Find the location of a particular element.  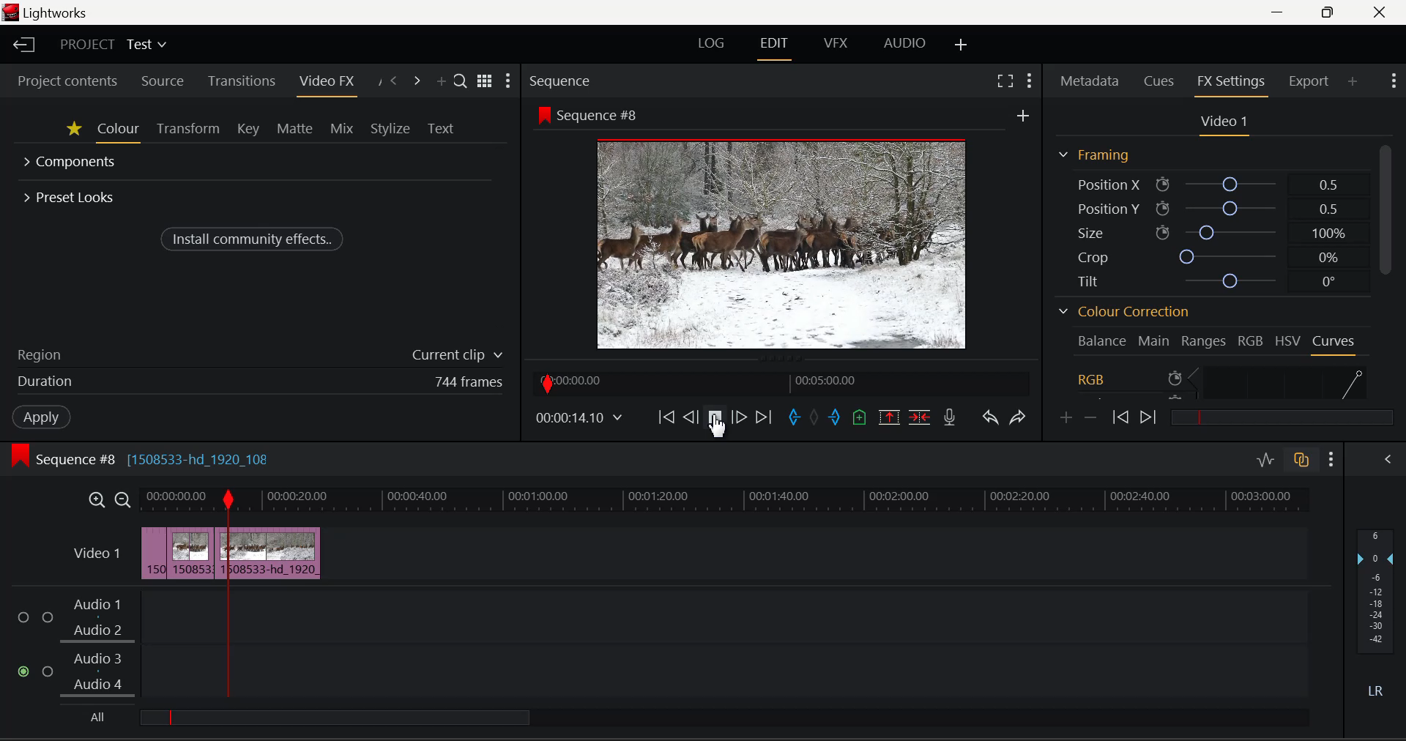

Previous Panel is located at coordinates (394, 80).